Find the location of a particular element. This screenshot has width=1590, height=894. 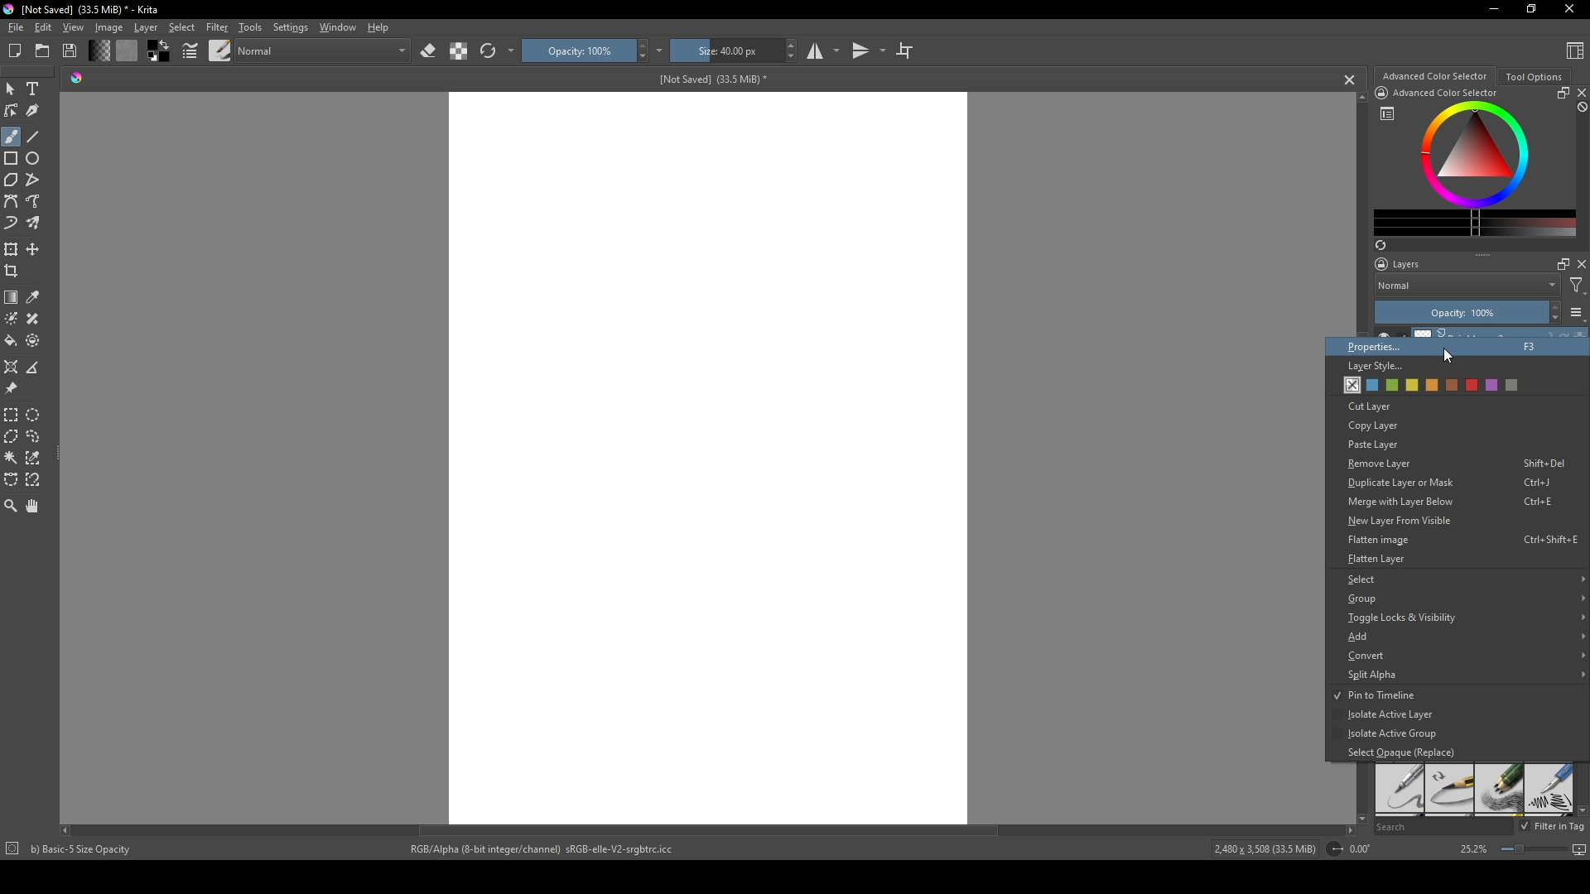

blue is located at coordinates (1368, 385).